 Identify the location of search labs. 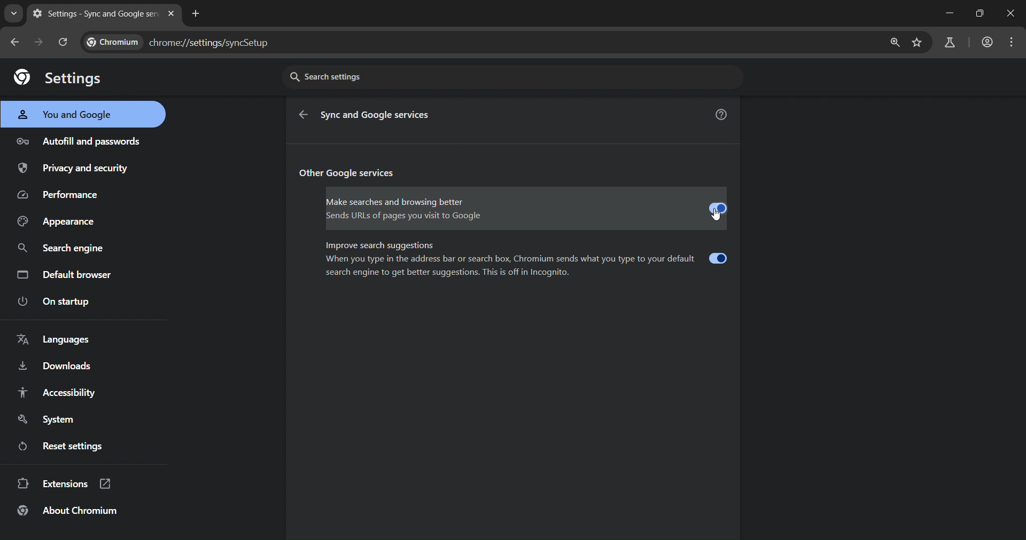
(950, 43).